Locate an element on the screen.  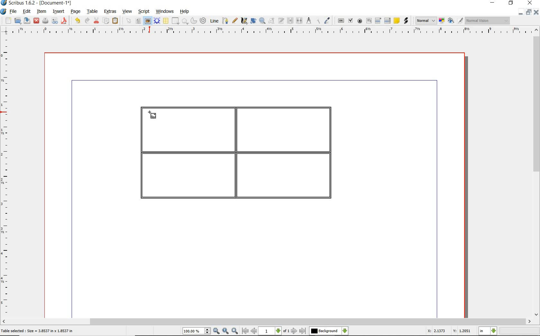
rotate item is located at coordinates (253, 21).